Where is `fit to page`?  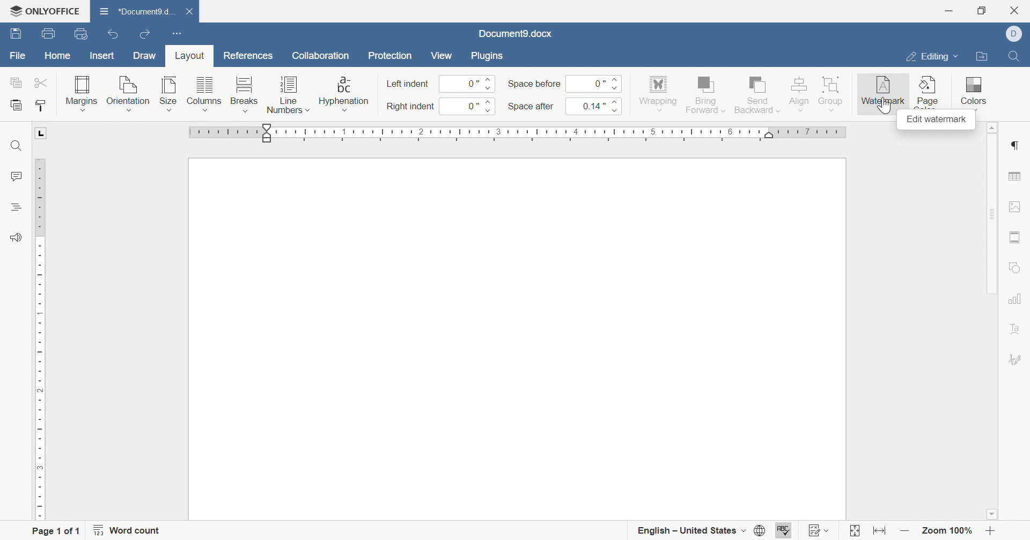 fit to page is located at coordinates (854, 532).